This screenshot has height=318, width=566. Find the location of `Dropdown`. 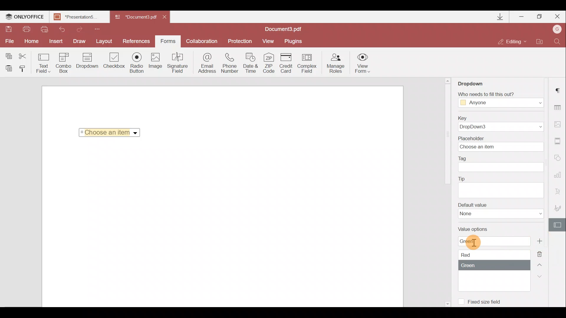

Dropdown is located at coordinates (136, 133).